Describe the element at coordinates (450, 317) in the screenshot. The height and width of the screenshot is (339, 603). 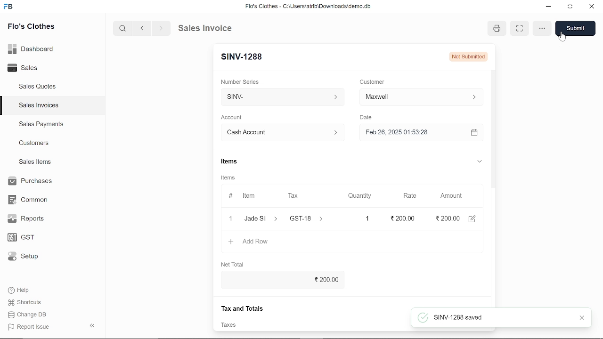
I see `SINV-1288 saved` at that location.